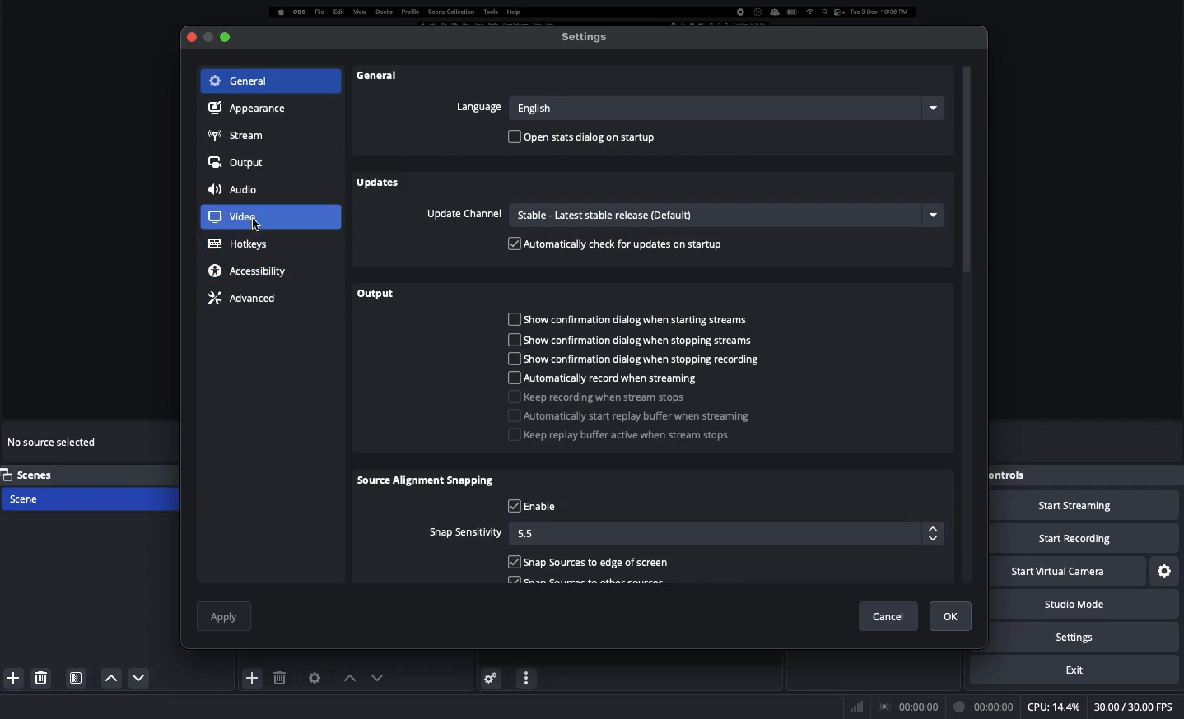 This screenshot has height=719, width=1184. What do you see at coordinates (730, 534) in the screenshot?
I see `5.5` at bounding box center [730, 534].